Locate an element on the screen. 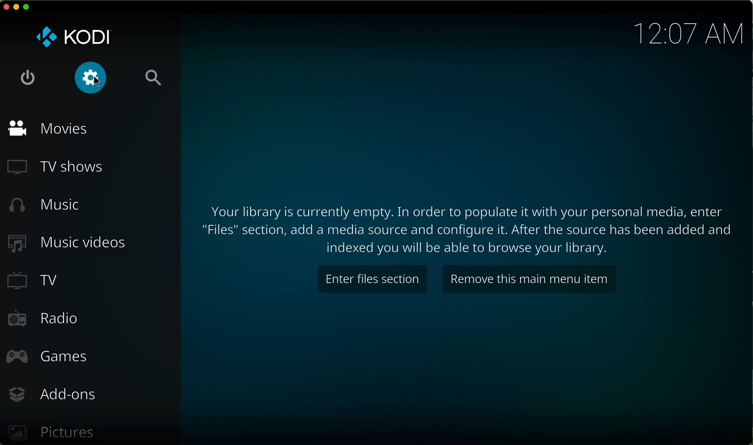 The height and width of the screenshot is (445, 753). games is located at coordinates (48, 357).